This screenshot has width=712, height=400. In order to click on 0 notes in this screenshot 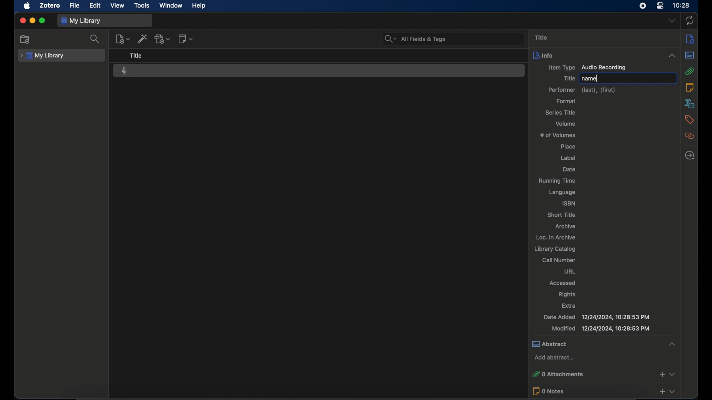, I will do `click(605, 391)`.